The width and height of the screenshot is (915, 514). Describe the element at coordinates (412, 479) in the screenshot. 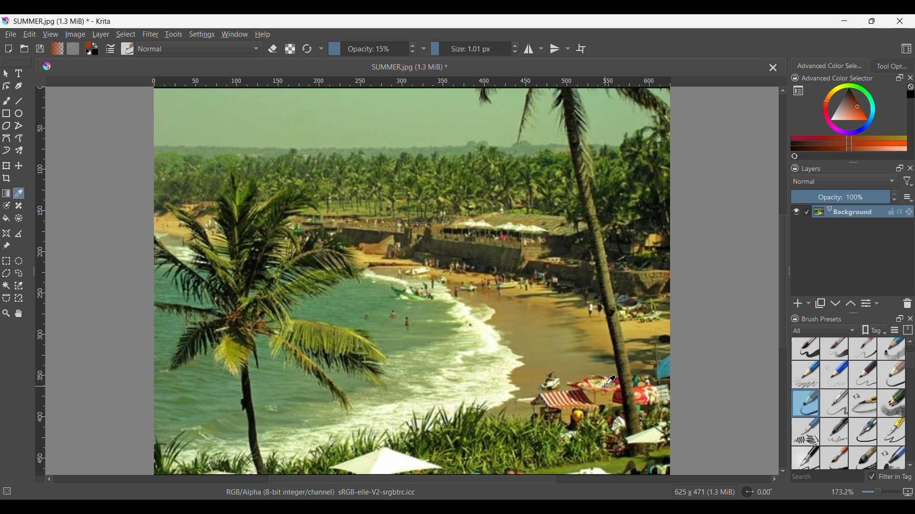

I see `Horizontal slide bar` at that location.